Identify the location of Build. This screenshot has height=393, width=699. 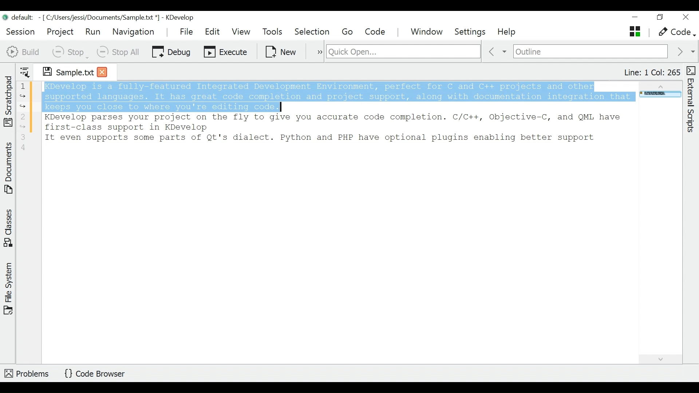
(23, 51).